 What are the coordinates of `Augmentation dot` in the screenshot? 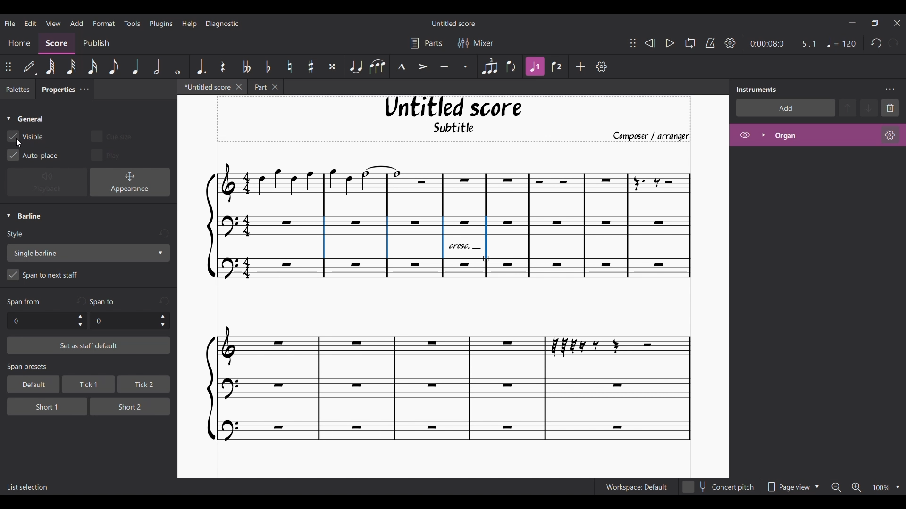 It's located at (200, 66).